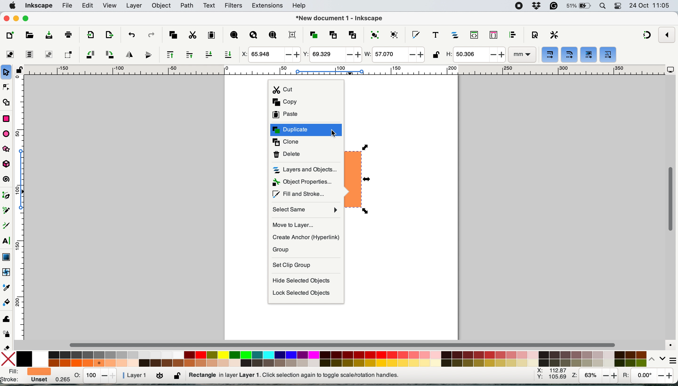  I want to click on open import, so click(109, 35).